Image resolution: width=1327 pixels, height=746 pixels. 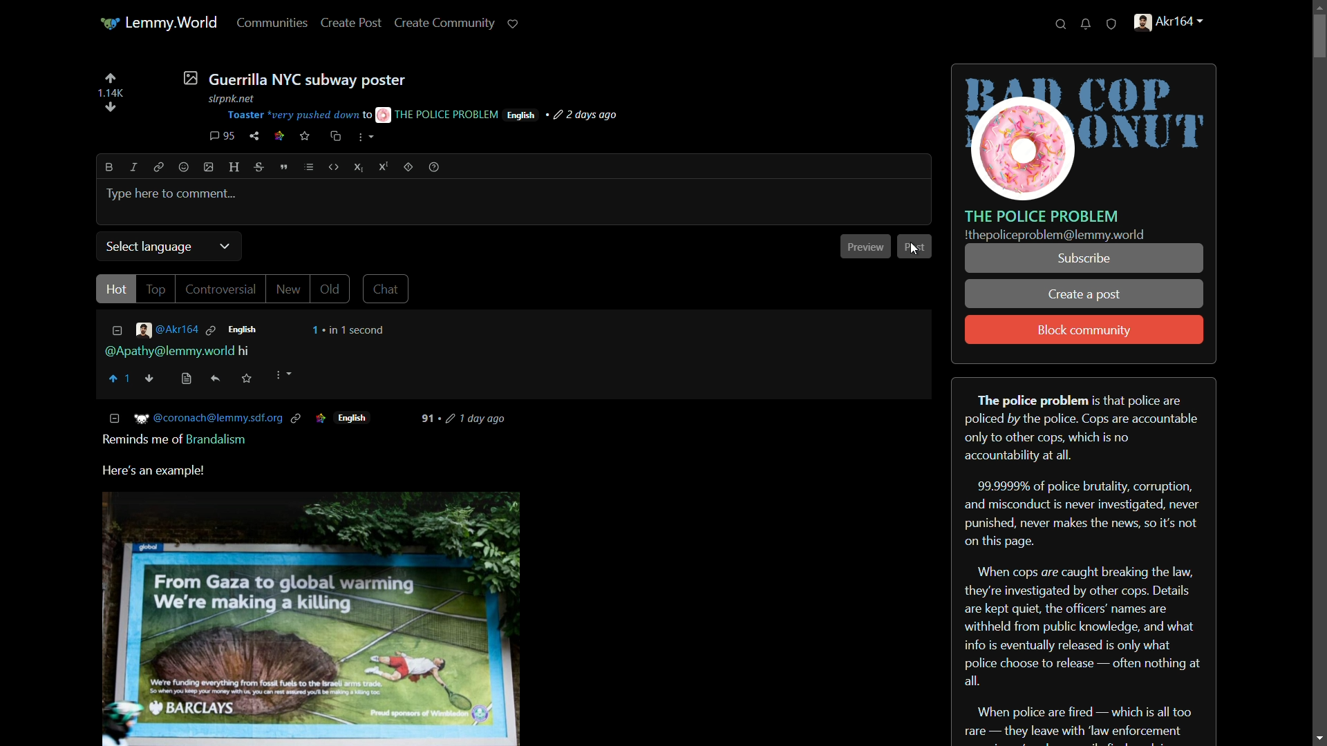 What do you see at coordinates (110, 167) in the screenshot?
I see `bold` at bounding box center [110, 167].